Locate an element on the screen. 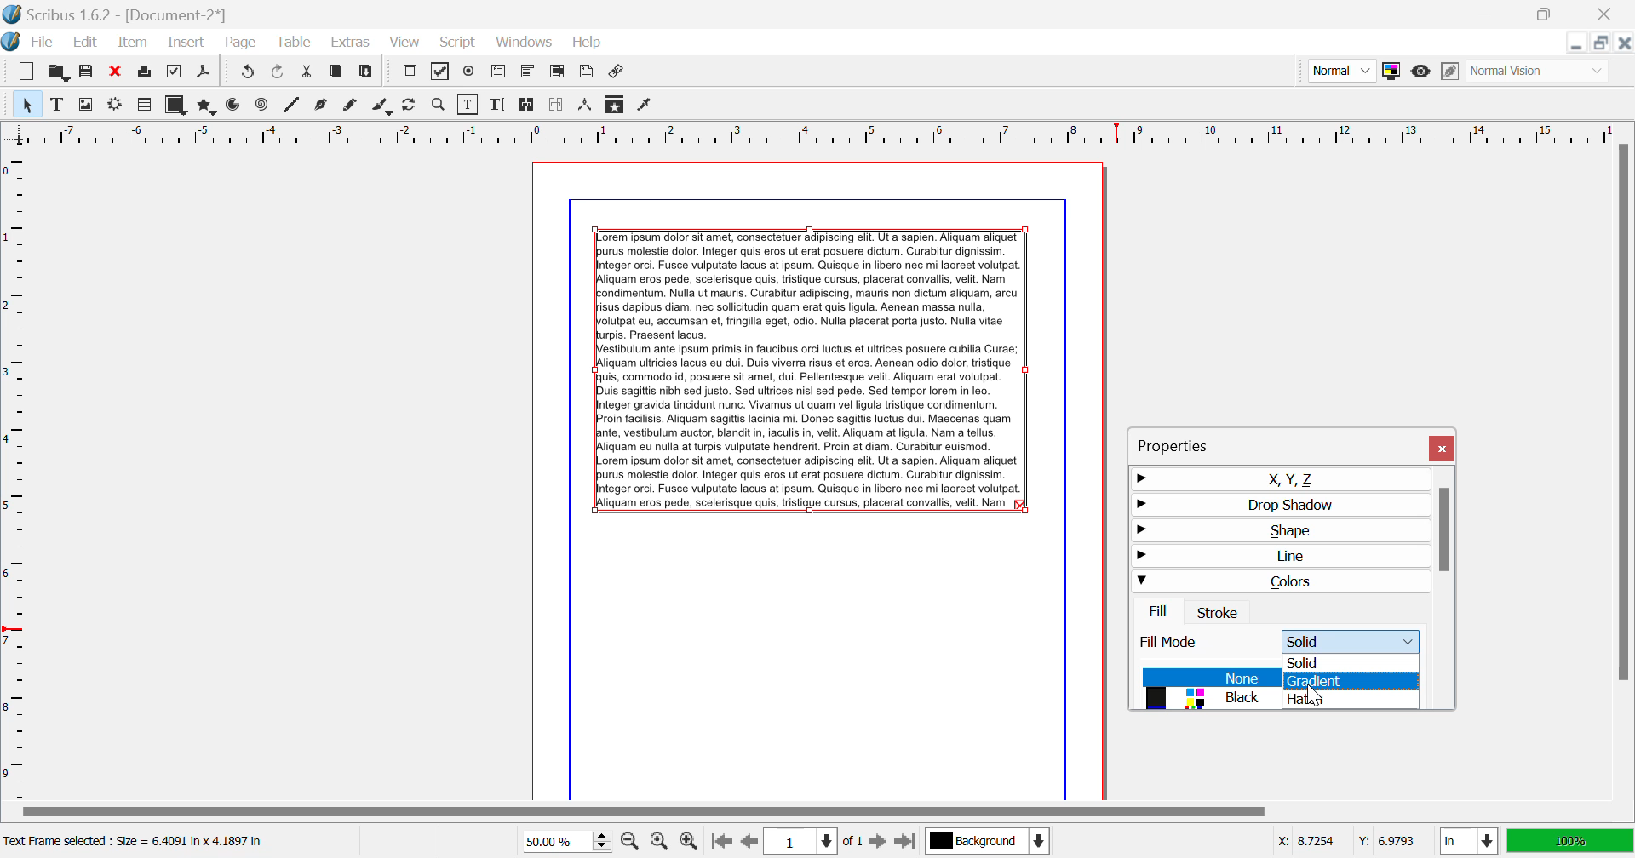 This screenshot has width=1635, height=858. Black is located at coordinates (1207, 700).